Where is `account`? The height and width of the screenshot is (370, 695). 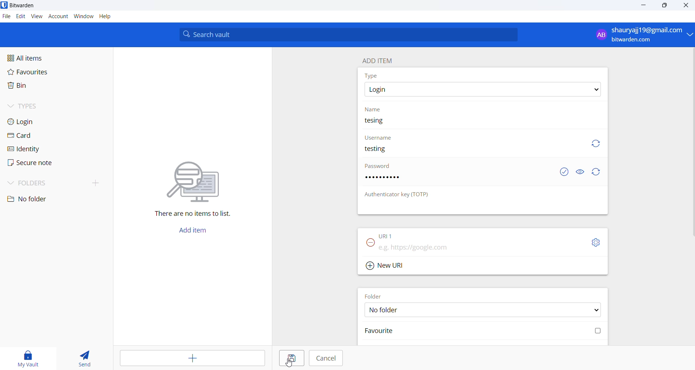 account is located at coordinates (59, 16).